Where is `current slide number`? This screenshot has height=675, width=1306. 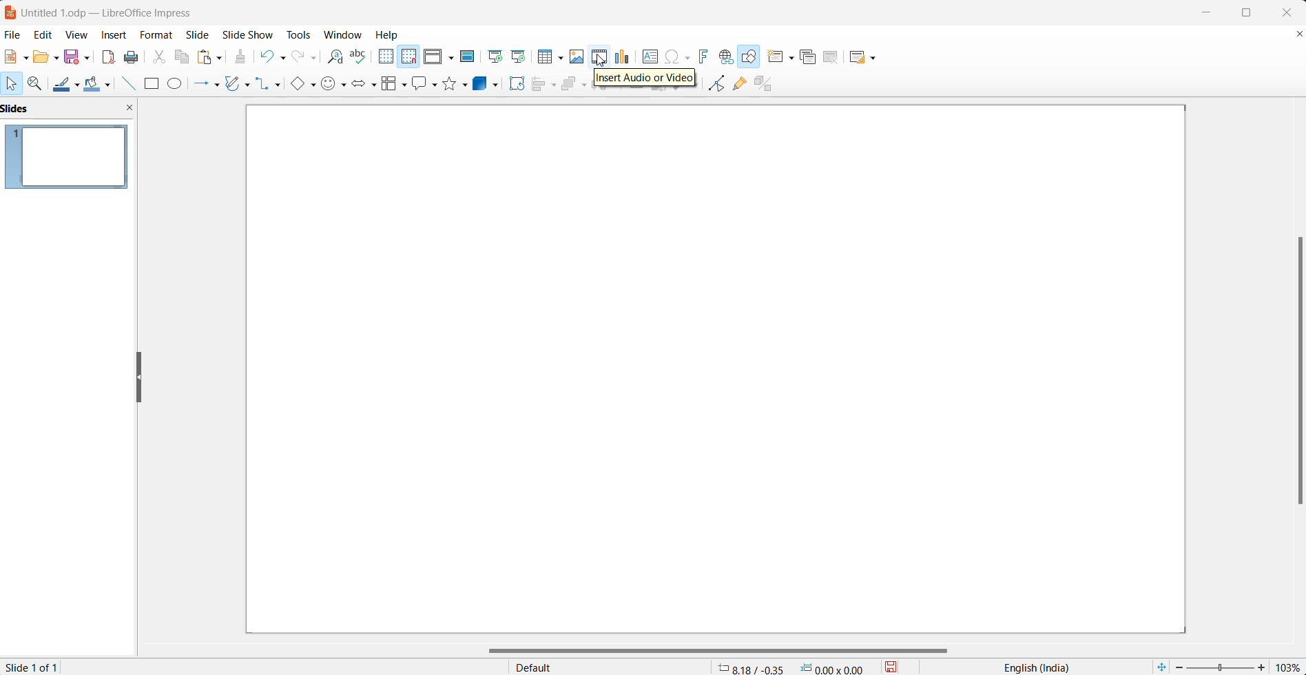 current slide number is located at coordinates (37, 665).